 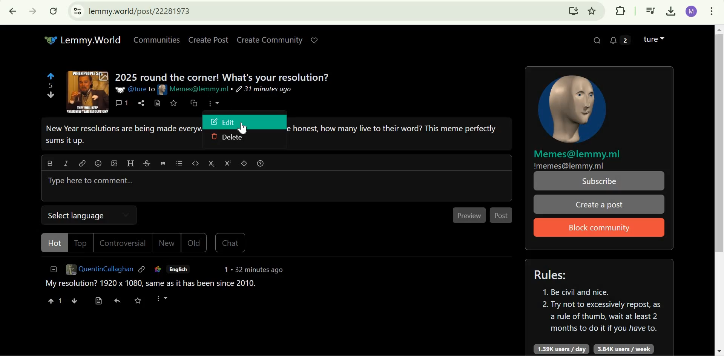 What do you see at coordinates (277, 187) in the screenshot?
I see `Type here to comment...` at bounding box center [277, 187].